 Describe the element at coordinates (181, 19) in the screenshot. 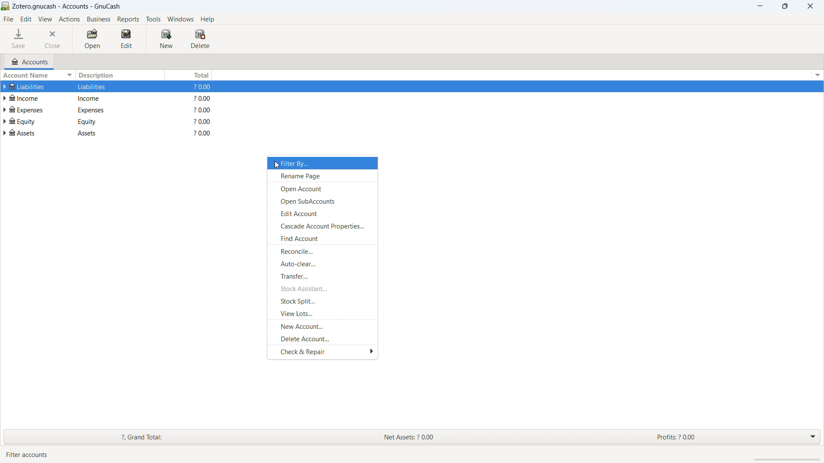

I see `windows` at that location.